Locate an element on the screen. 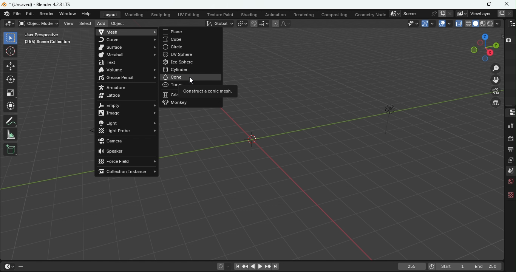 The image size is (516, 272). Proportional editing falloff is located at coordinates (285, 24).